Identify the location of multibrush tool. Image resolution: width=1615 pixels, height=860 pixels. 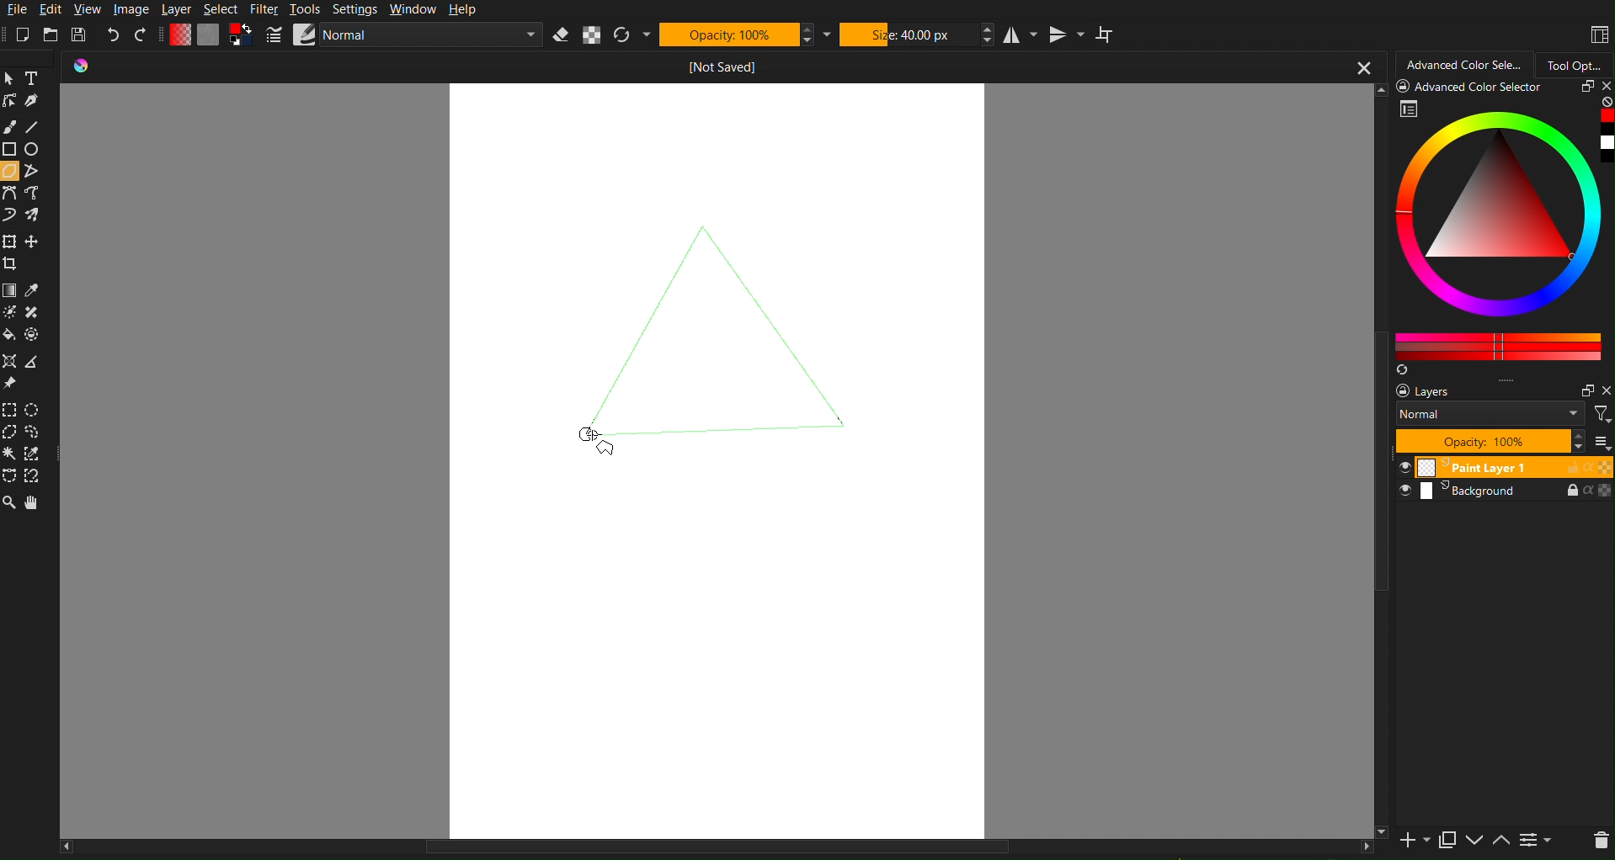
(36, 216).